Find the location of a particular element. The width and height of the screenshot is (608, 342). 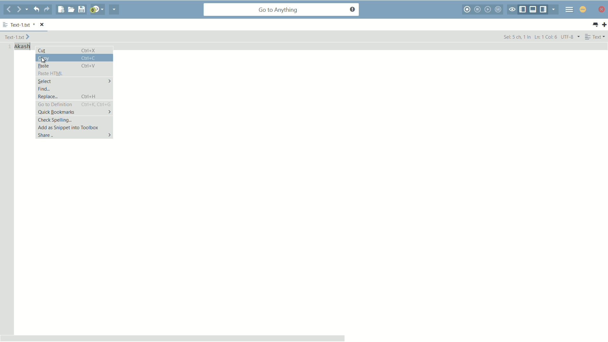

redo is located at coordinates (47, 9).